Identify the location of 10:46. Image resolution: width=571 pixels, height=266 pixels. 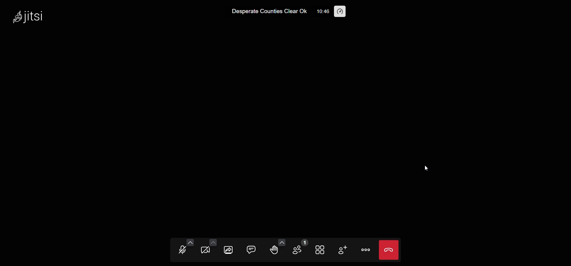
(323, 12).